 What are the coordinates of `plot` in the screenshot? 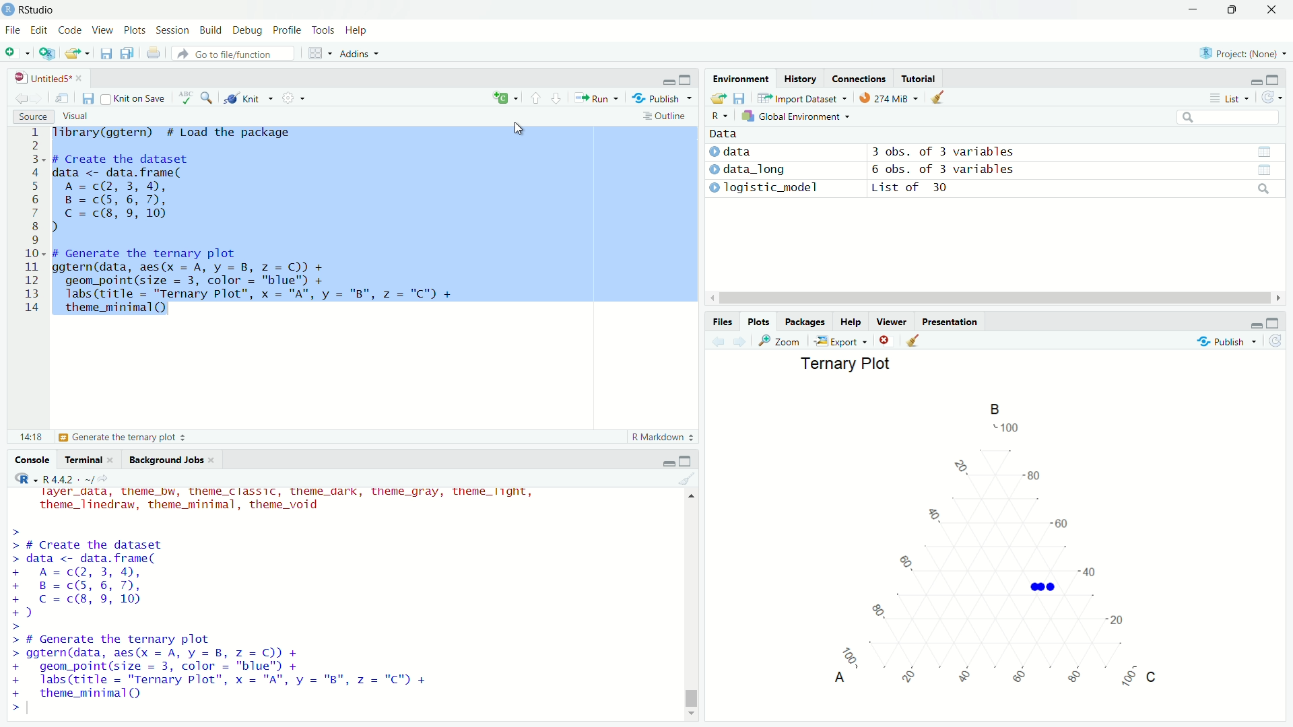 It's located at (968, 547).